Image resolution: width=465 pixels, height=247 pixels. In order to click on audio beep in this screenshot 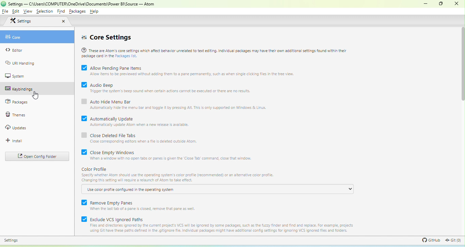, I will do `click(97, 84)`.